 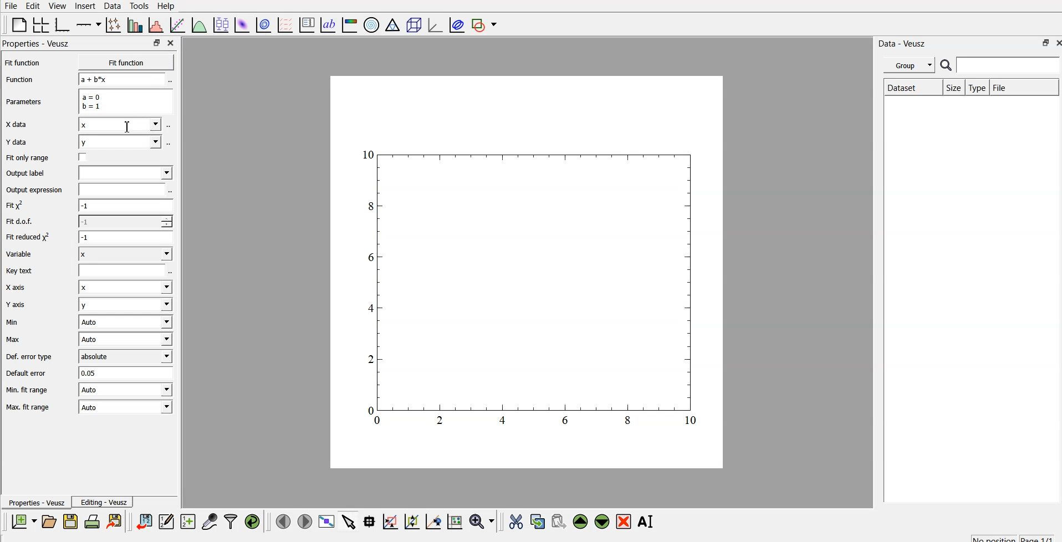 I want to click on Y data, so click(x=33, y=144).